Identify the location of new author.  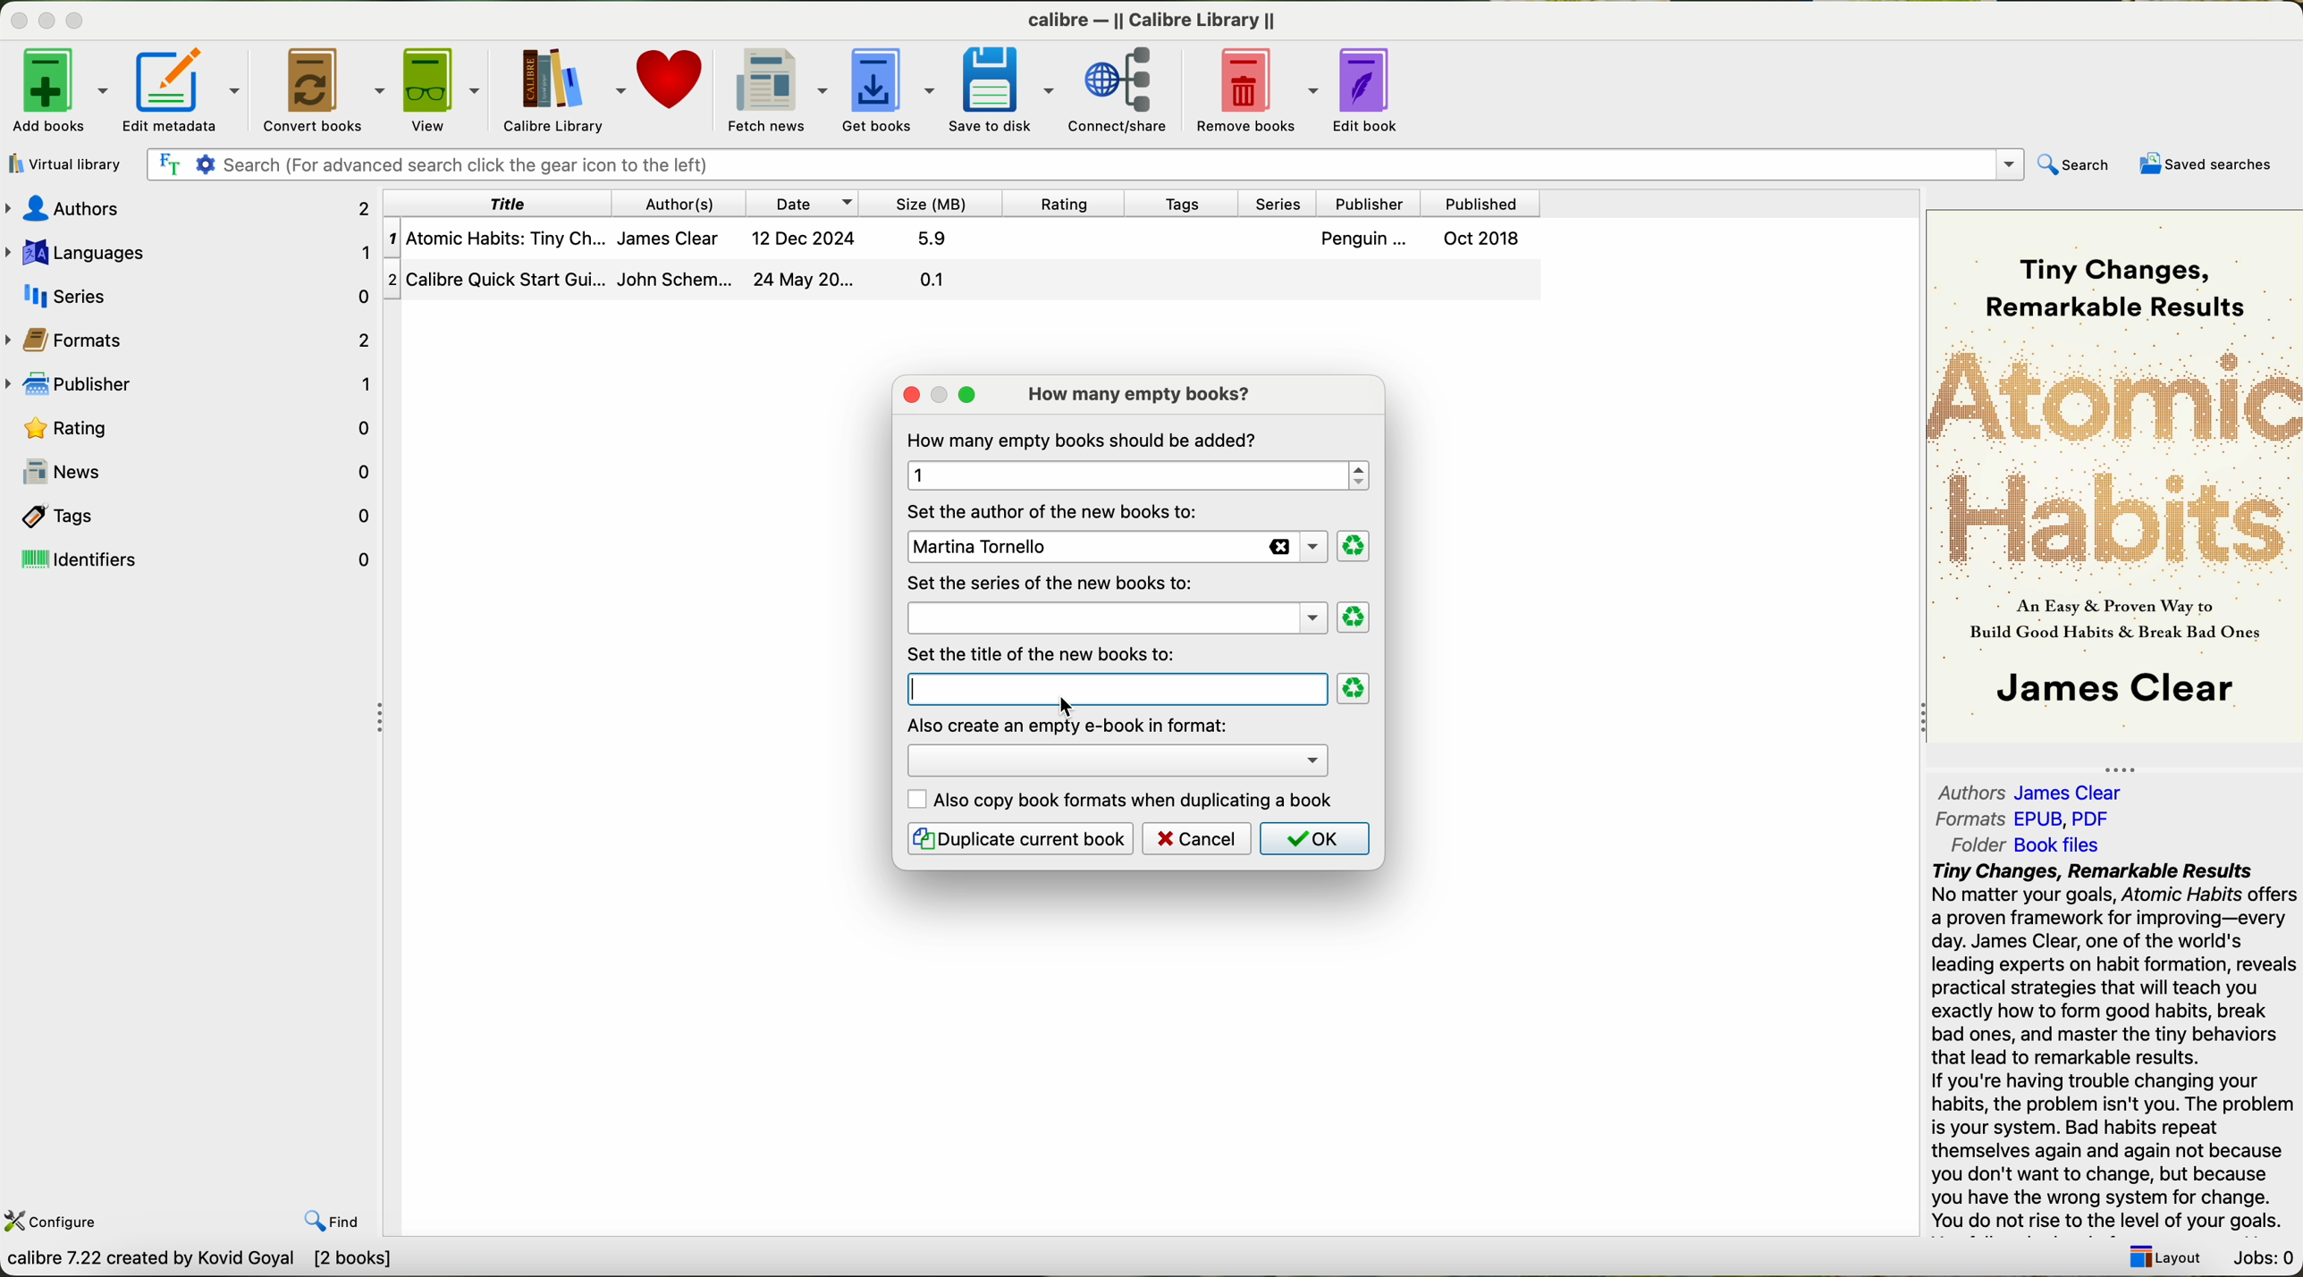
(1112, 548).